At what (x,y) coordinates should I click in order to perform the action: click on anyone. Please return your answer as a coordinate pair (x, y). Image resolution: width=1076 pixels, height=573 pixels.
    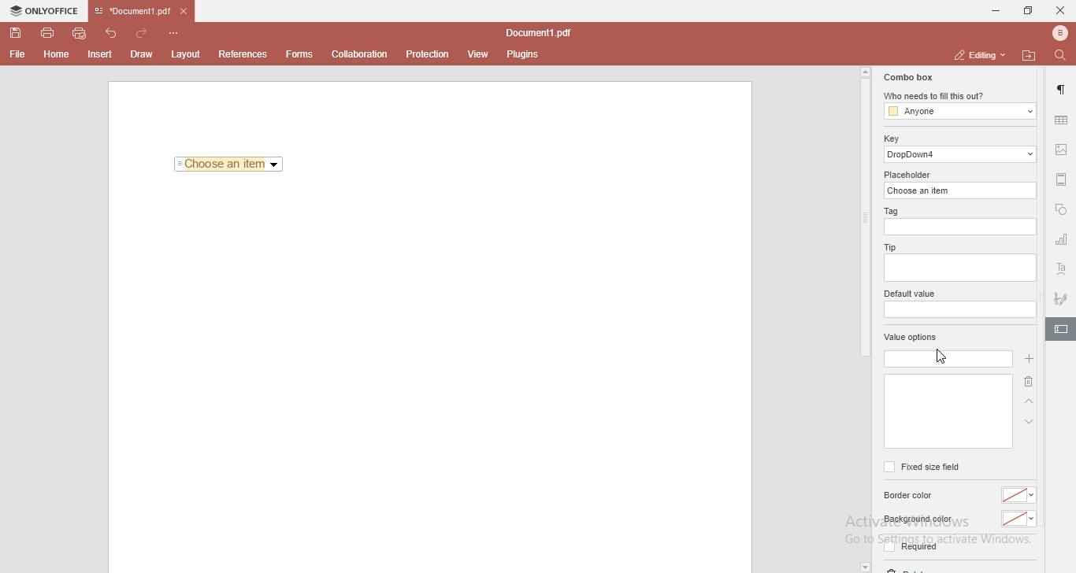
    Looking at the image, I should click on (959, 112).